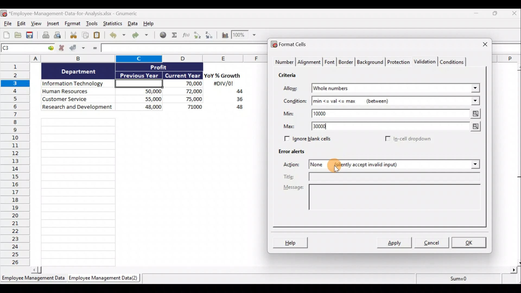 This screenshot has width=521, height=293. What do you see at coordinates (118, 36) in the screenshot?
I see `Undo last action` at bounding box center [118, 36].